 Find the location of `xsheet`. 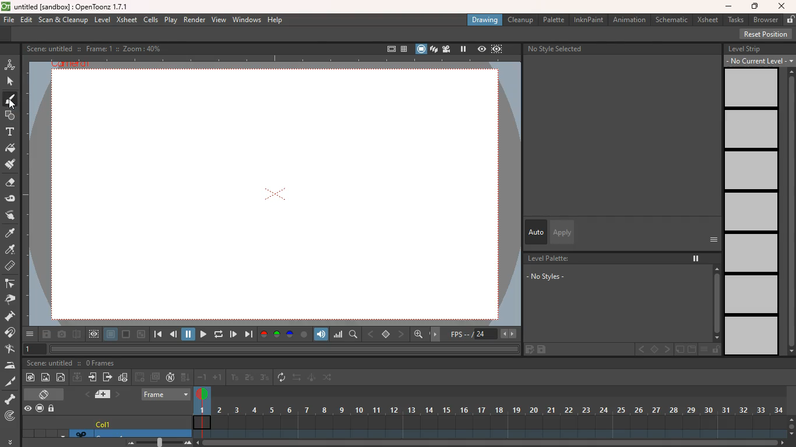

xsheet is located at coordinates (127, 20).